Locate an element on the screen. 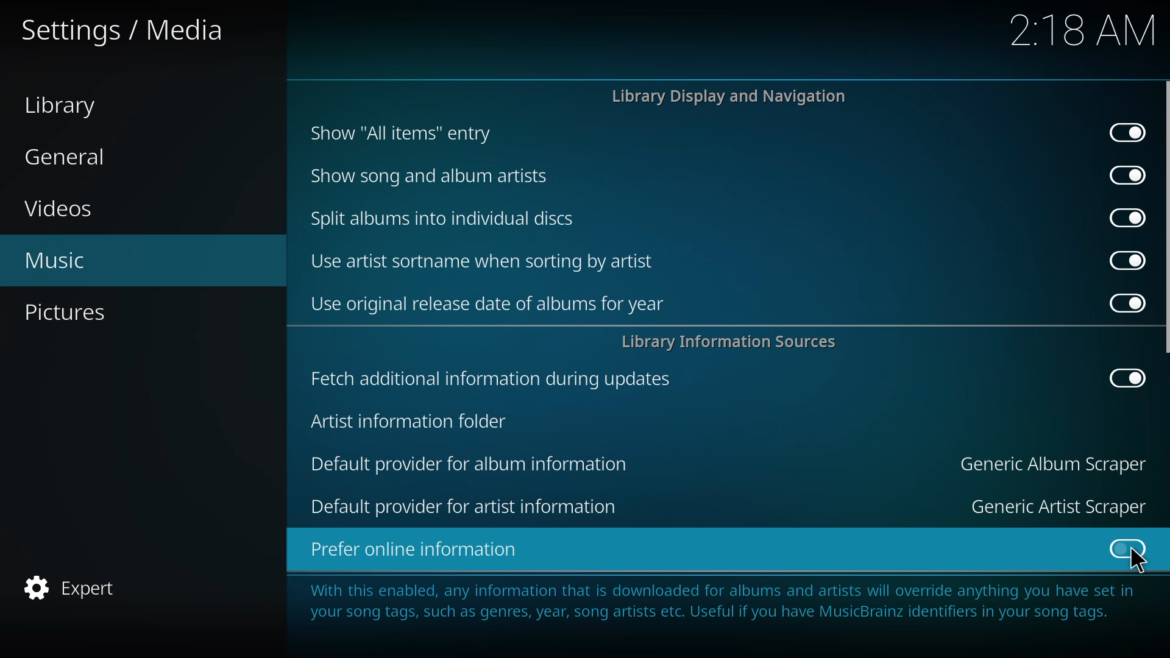  artist info folder is located at coordinates (415, 420).